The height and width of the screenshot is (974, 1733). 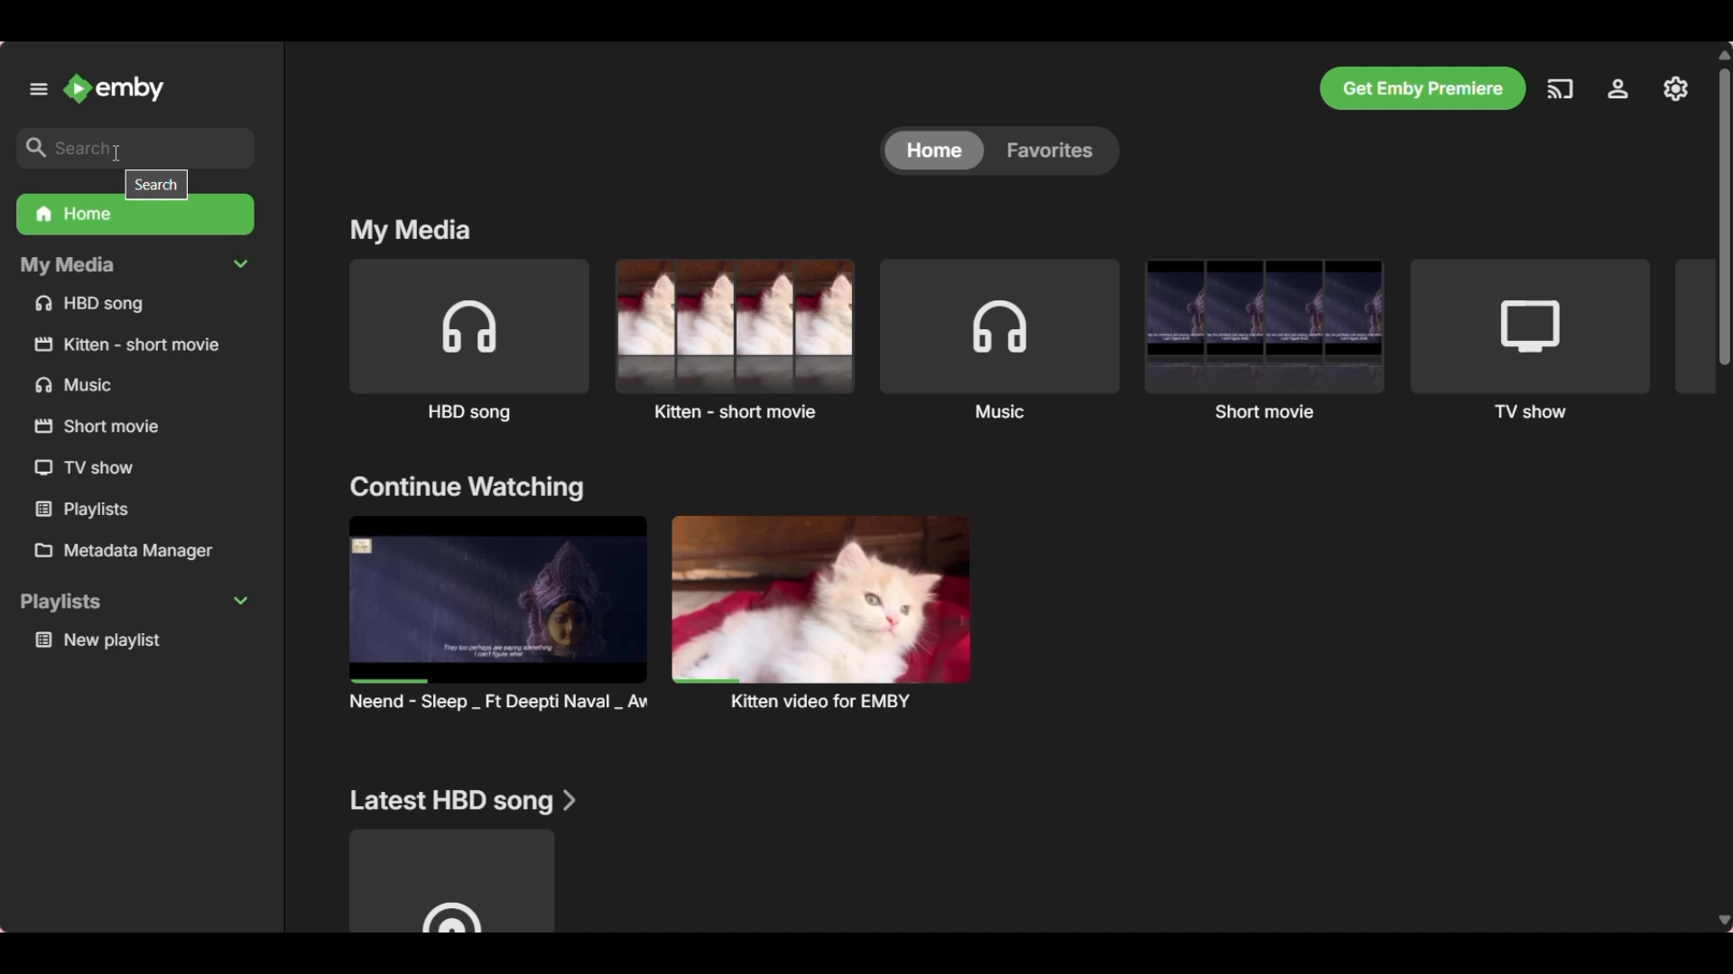 What do you see at coordinates (115, 88) in the screenshot?
I see `Go to home` at bounding box center [115, 88].